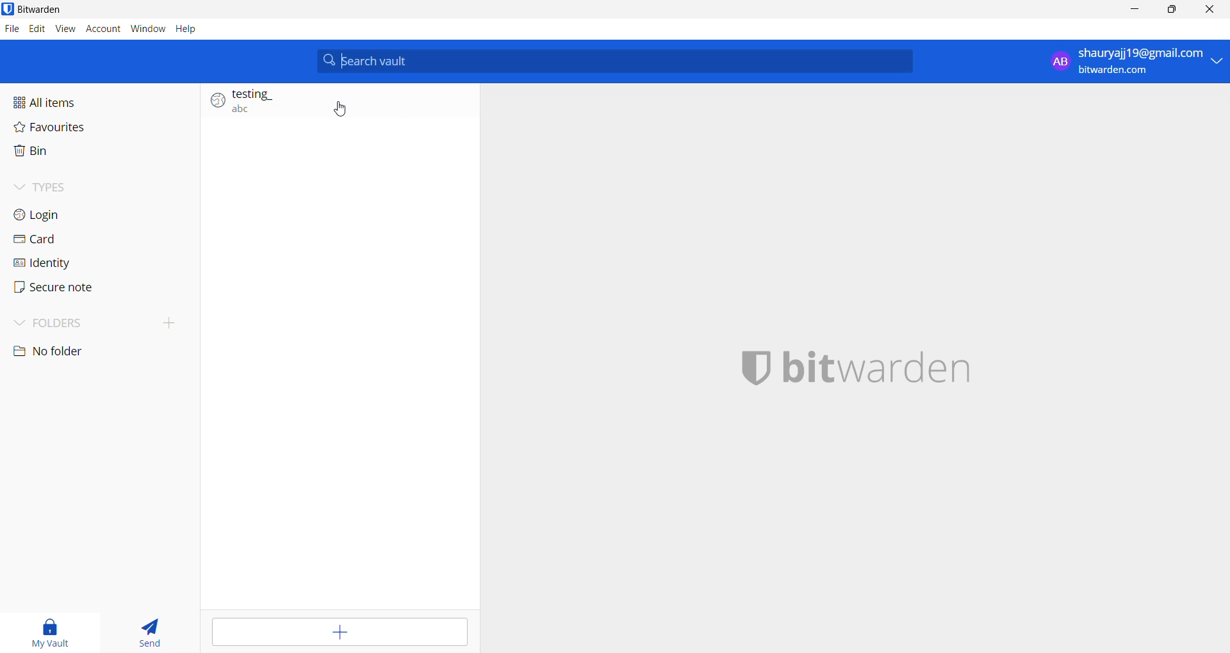  I want to click on create folder, so click(174, 322).